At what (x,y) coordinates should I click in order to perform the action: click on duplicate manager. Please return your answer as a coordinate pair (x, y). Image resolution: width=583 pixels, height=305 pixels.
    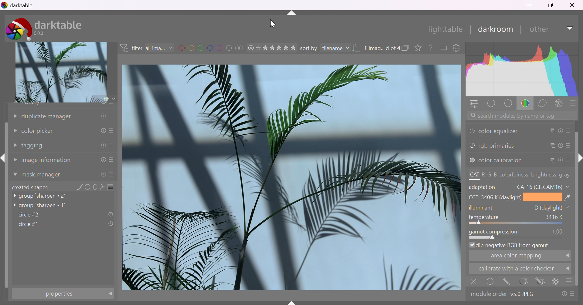
    Looking at the image, I should click on (63, 117).